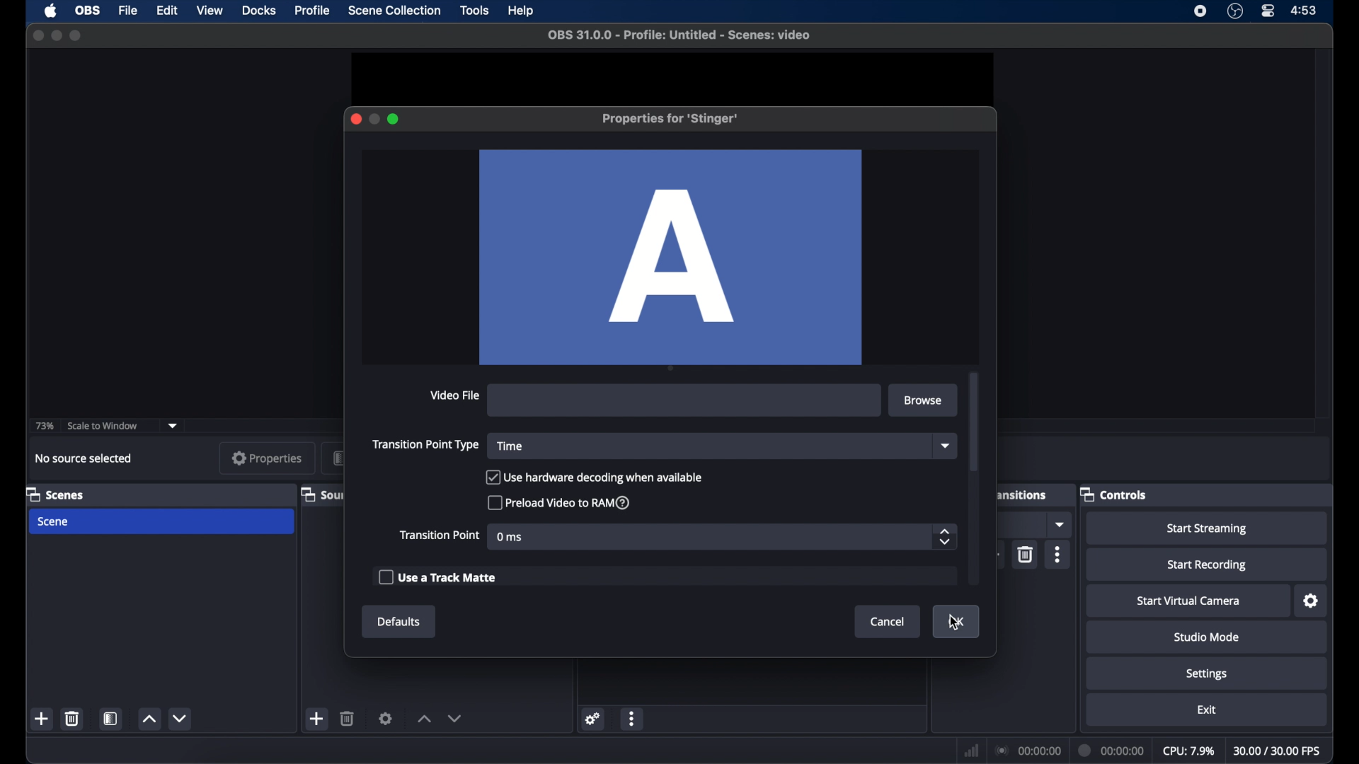  I want to click on edit, so click(166, 10).